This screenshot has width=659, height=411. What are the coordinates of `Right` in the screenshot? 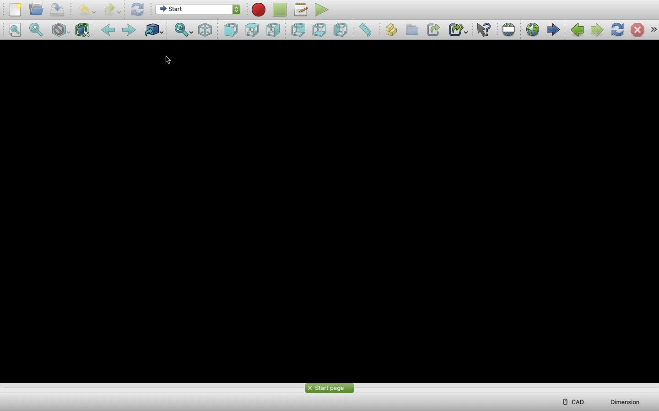 It's located at (273, 30).